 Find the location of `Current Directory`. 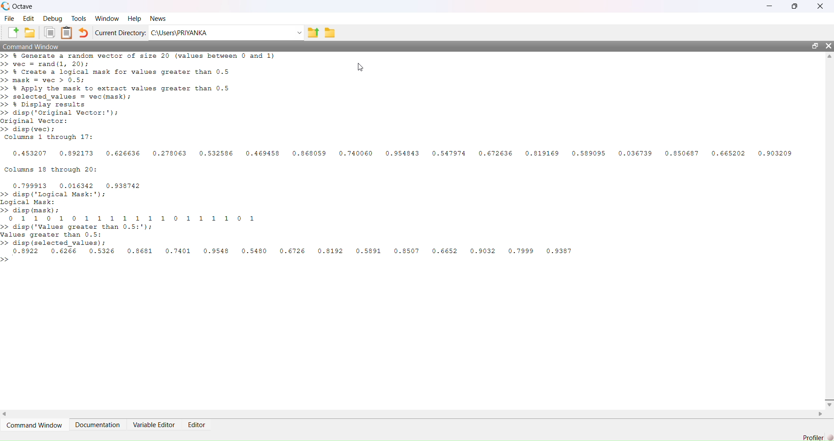

Current Directory is located at coordinates (121, 33).